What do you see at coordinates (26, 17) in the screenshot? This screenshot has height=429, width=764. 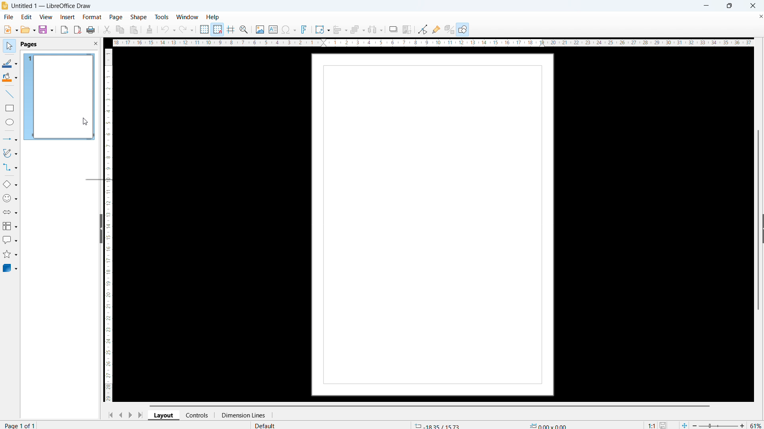 I see `edit` at bounding box center [26, 17].